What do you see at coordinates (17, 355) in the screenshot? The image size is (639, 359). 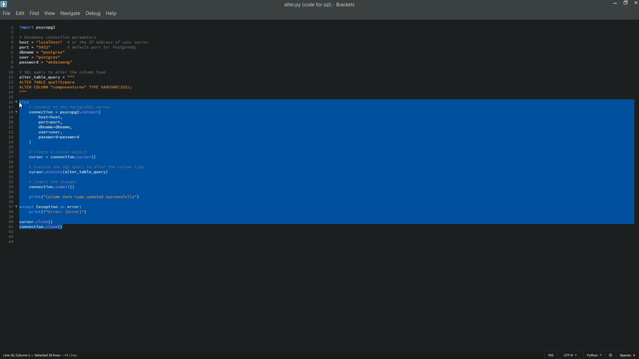 I see `cursor position` at bounding box center [17, 355].